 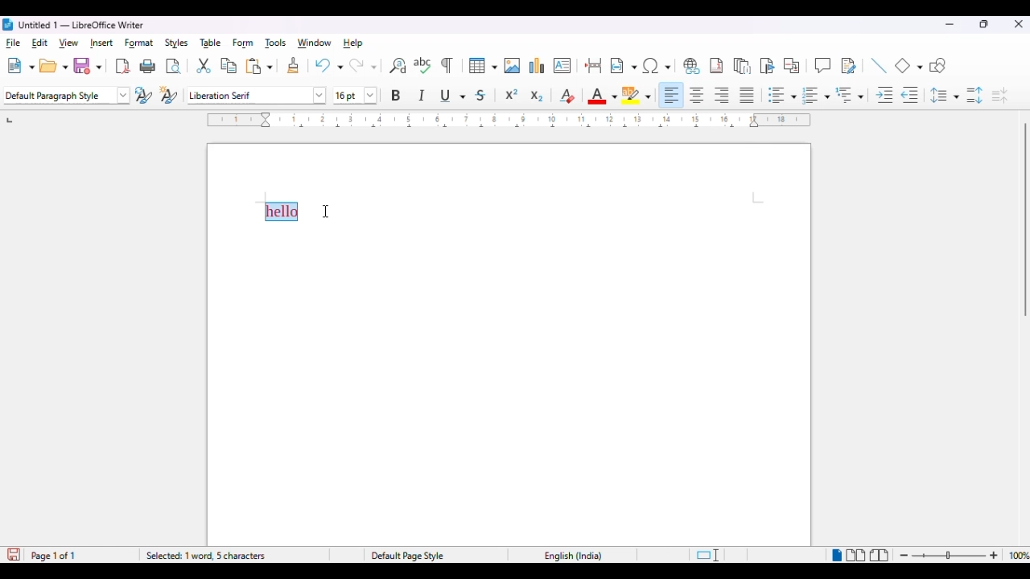 What do you see at coordinates (8, 24) in the screenshot?
I see `logo` at bounding box center [8, 24].